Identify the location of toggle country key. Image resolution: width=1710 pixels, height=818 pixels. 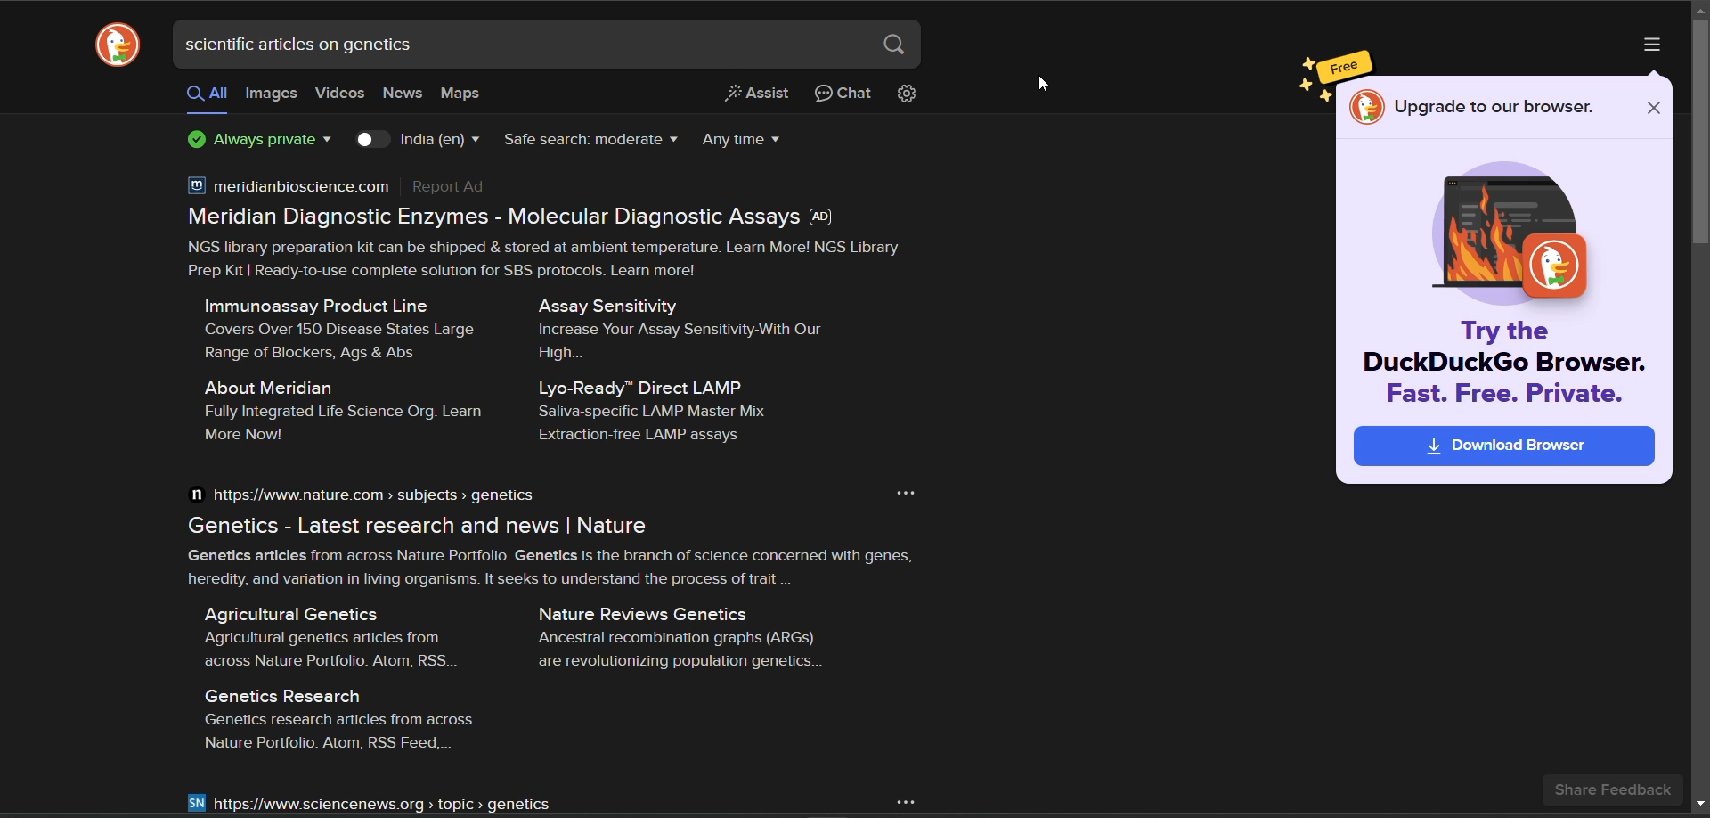
(375, 141).